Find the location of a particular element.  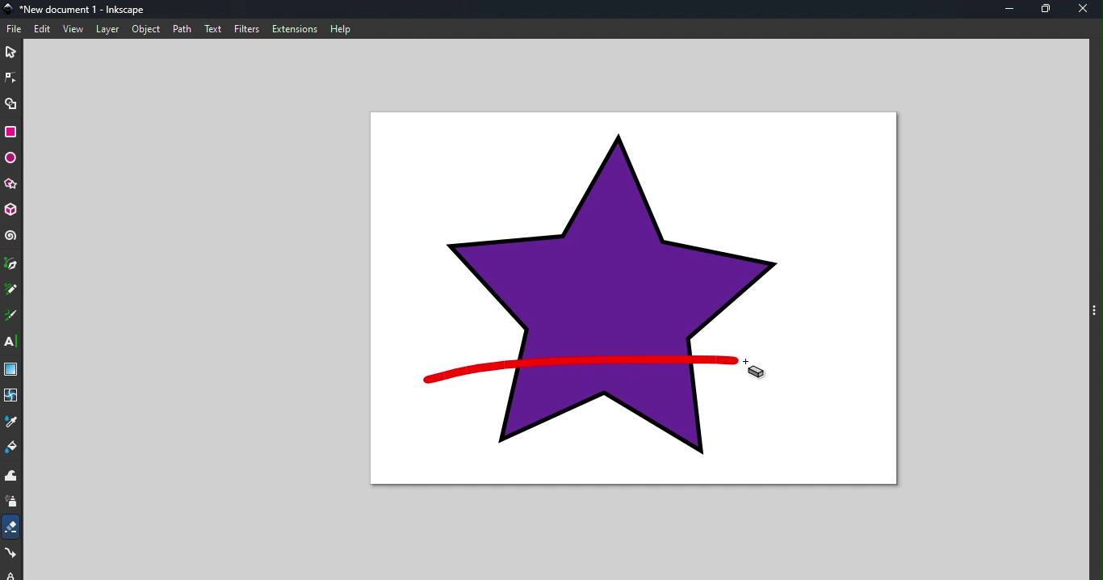

object is located at coordinates (146, 28).